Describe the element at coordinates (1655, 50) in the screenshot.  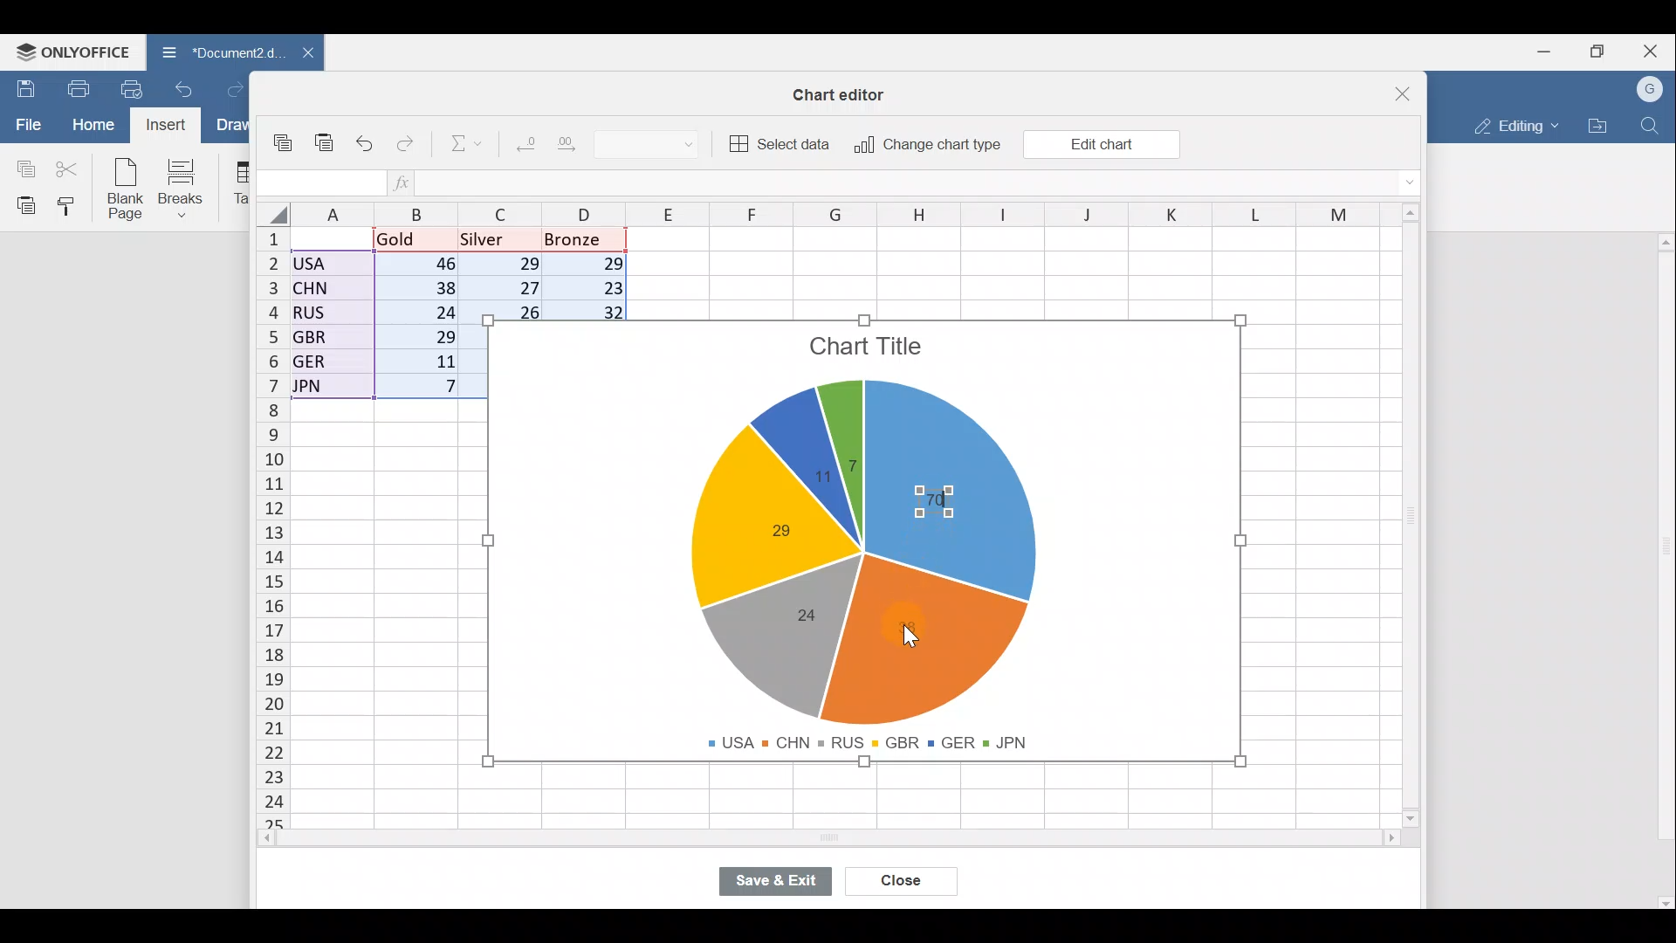
I see `Close` at that location.